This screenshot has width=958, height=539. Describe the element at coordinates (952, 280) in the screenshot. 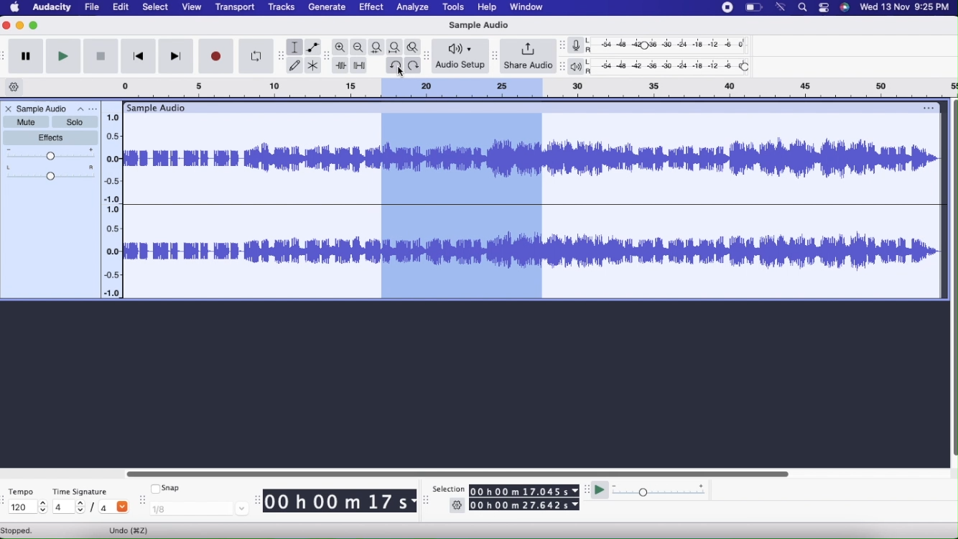

I see `vertical scroll bar` at that location.